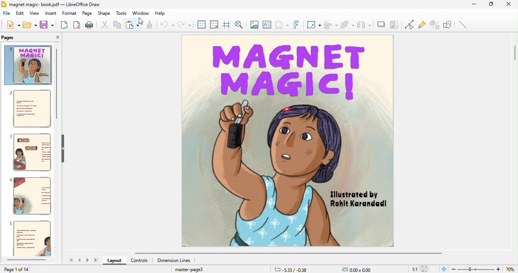 This screenshot has width=518, height=273. Describe the element at coordinates (140, 261) in the screenshot. I see `controls` at that location.